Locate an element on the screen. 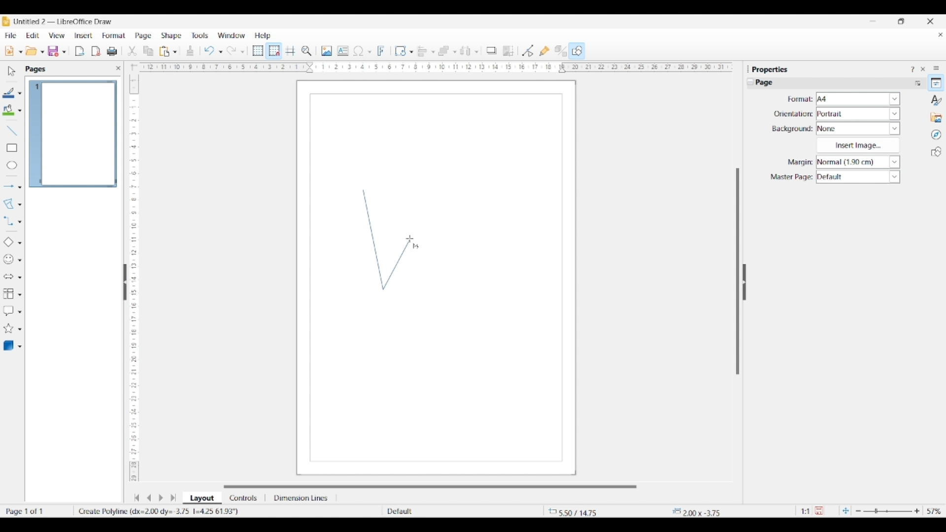 The width and height of the screenshot is (946, 532). Slider to change zoom in/out is located at coordinates (887, 511).